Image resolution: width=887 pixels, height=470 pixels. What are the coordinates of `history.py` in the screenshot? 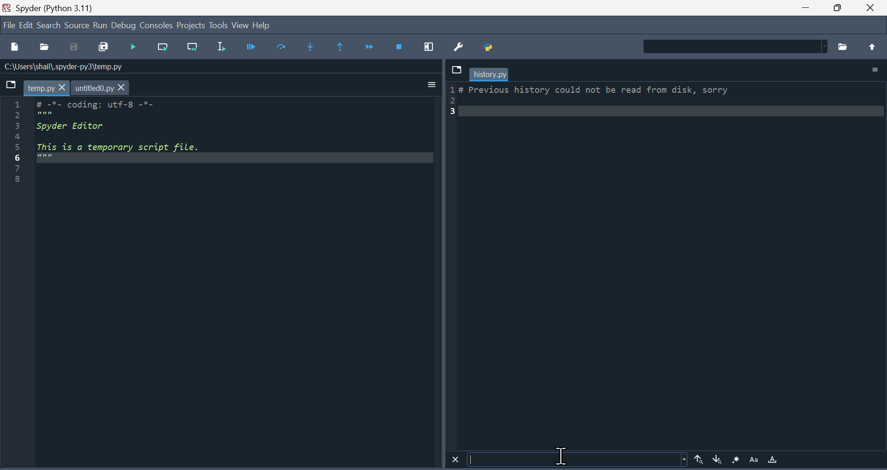 It's located at (489, 74).